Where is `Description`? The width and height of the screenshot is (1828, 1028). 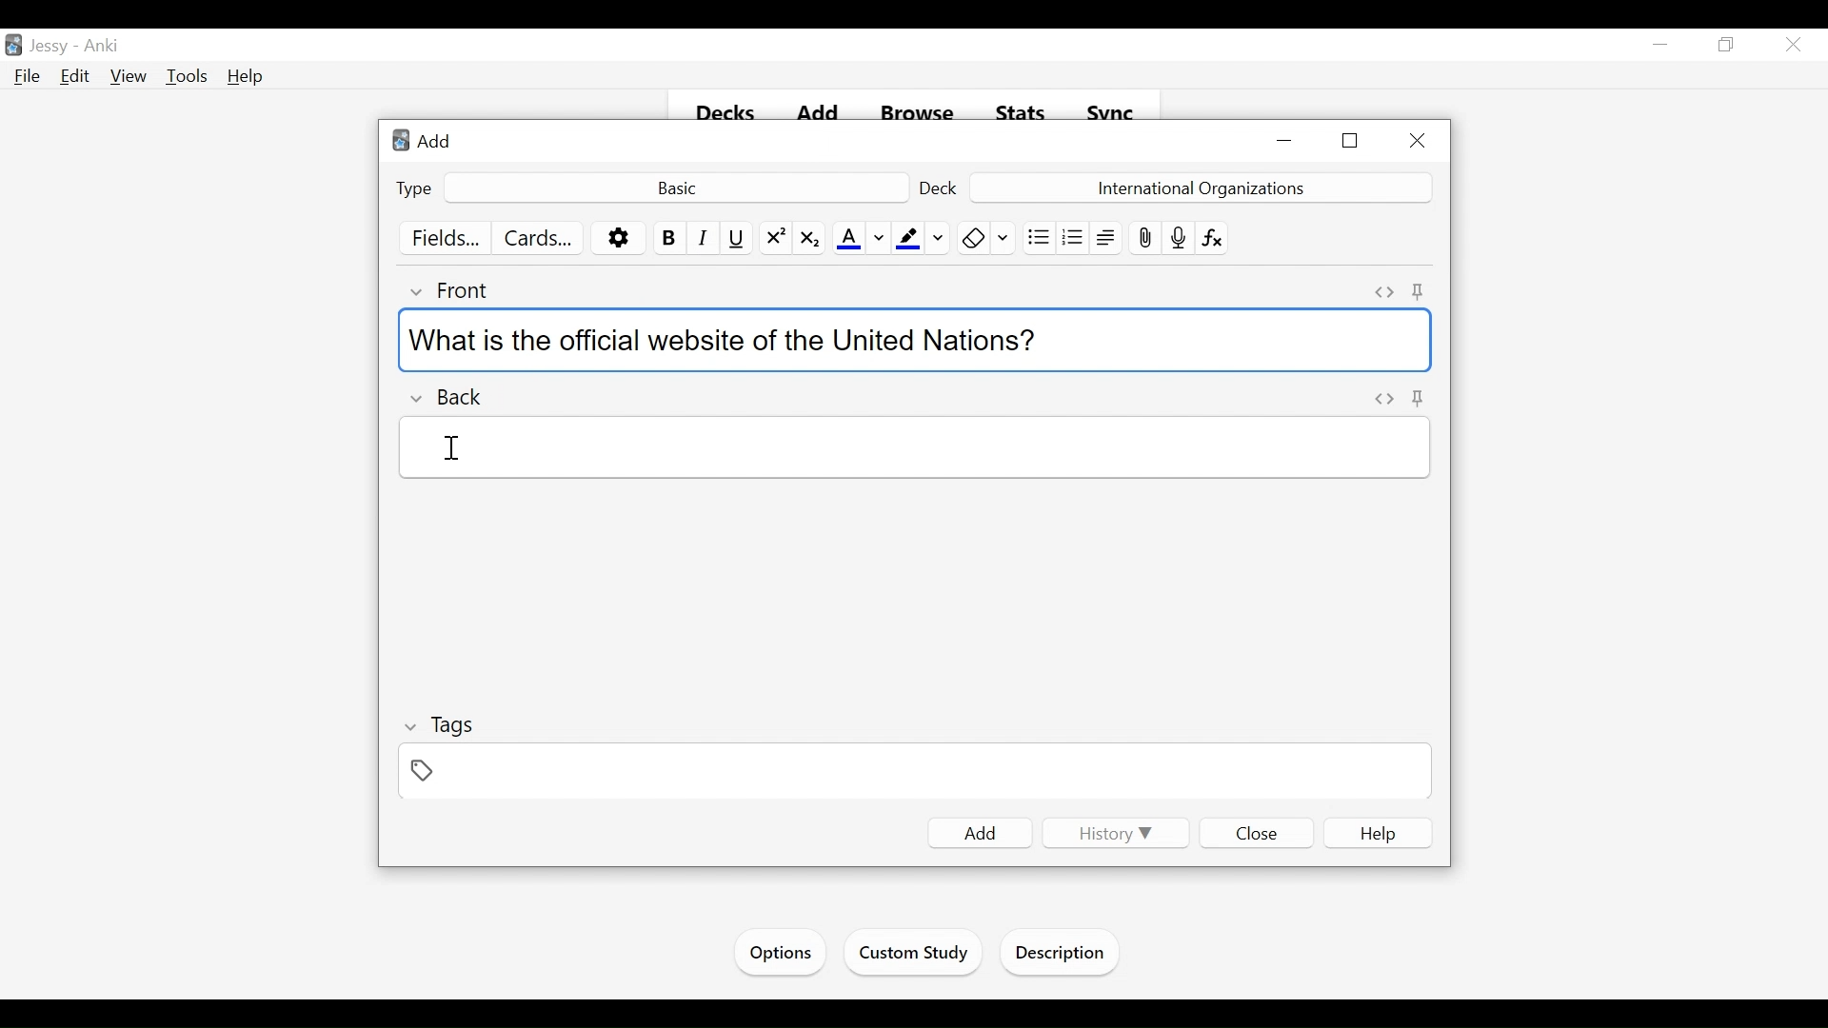
Description is located at coordinates (1063, 956).